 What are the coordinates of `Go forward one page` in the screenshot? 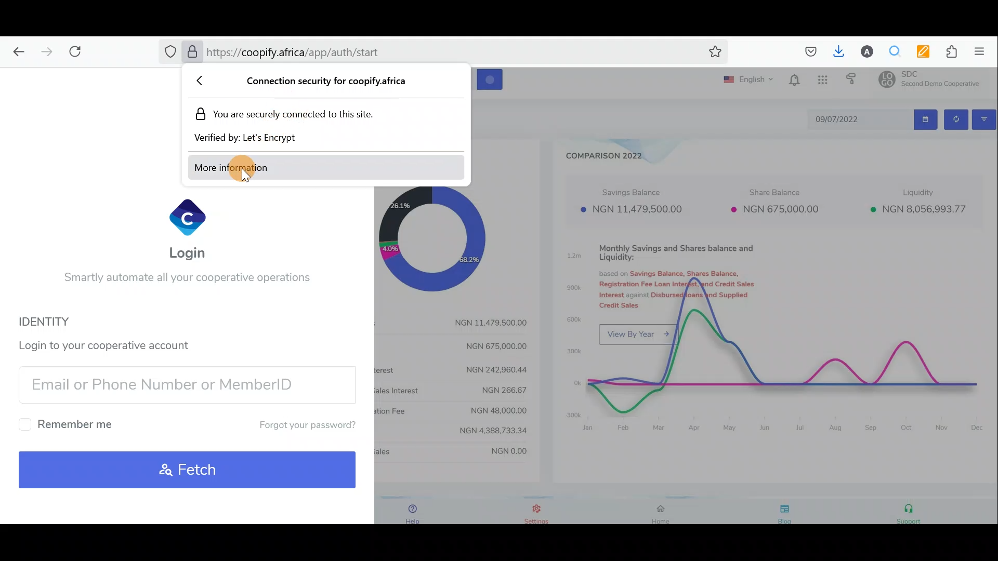 It's located at (44, 51).